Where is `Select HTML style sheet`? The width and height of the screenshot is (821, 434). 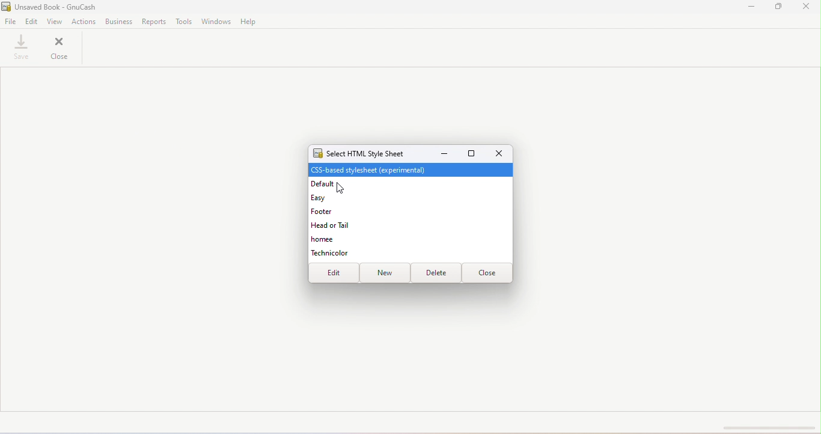
Select HTML style sheet is located at coordinates (362, 154).